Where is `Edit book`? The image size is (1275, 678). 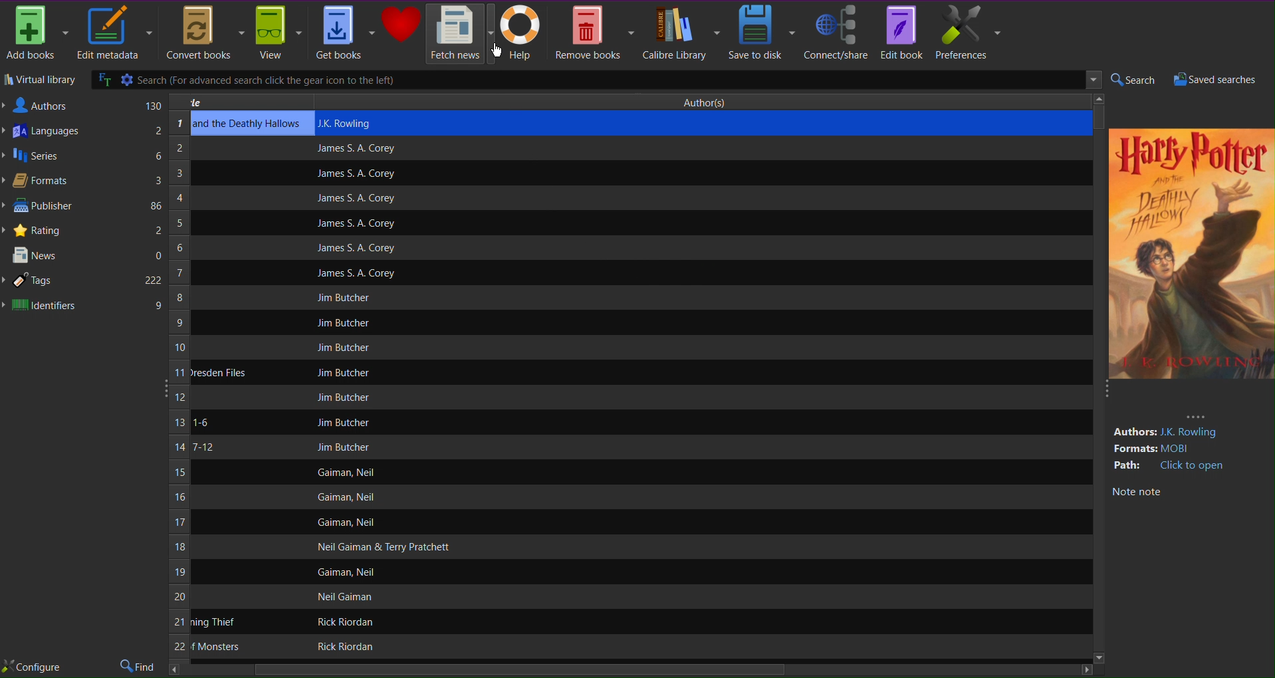
Edit book is located at coordinates (901, 31).